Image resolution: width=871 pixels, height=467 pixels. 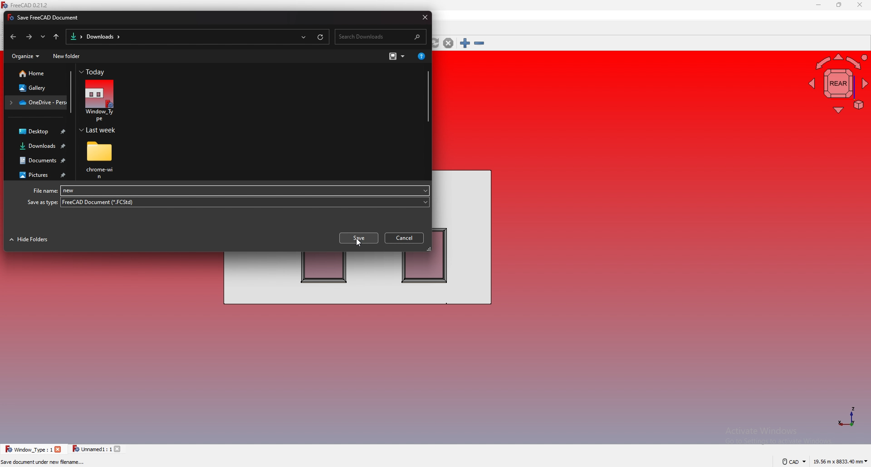 What do you see at coordinates (382, 36) in the screenshot?
I see `search downloads` at bounding box center [382, 36].